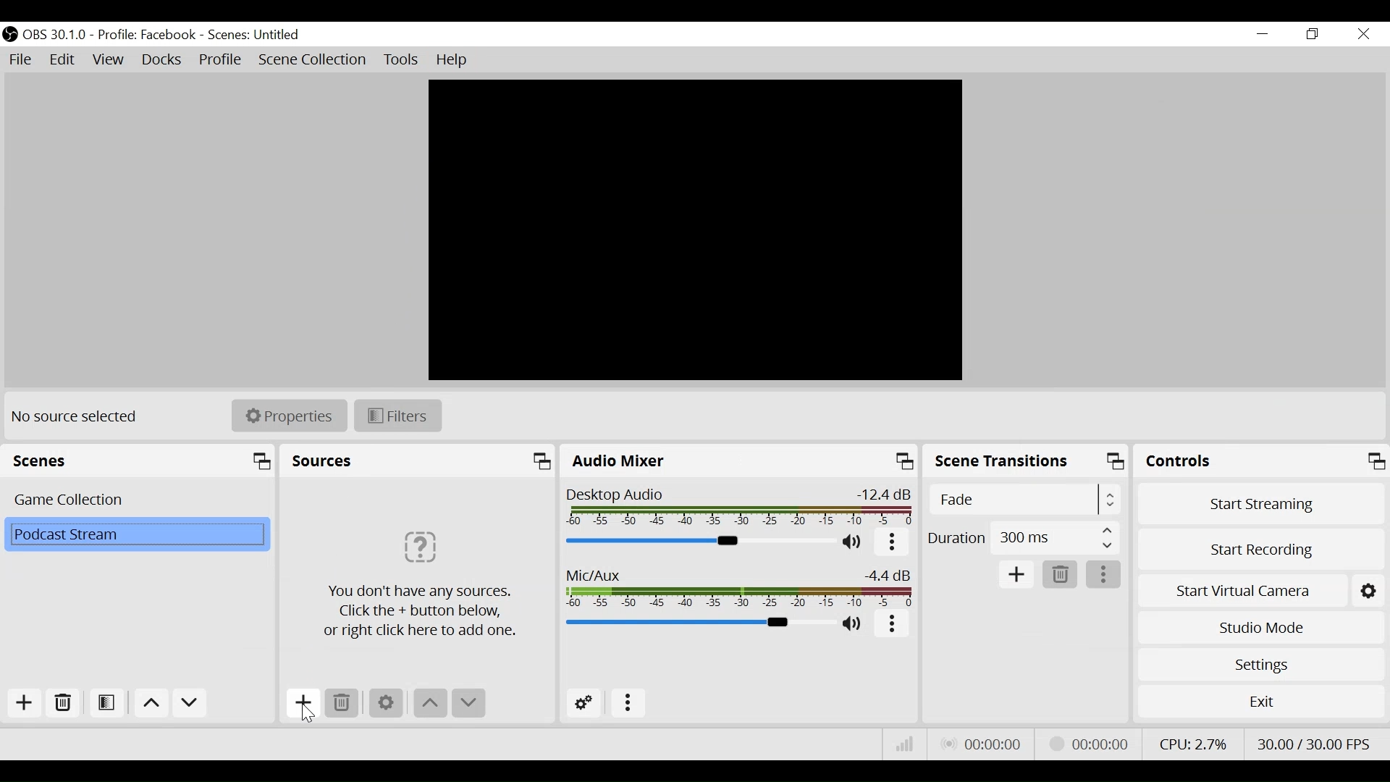  I want to click on Scene , so click(138, 535).